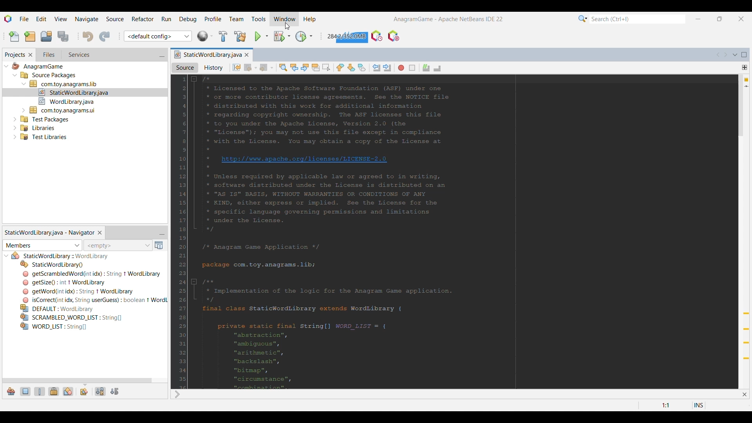  What do you see at coordinates (37, 127) in the screenshot?
I see `` at bounding box center [37, 127].